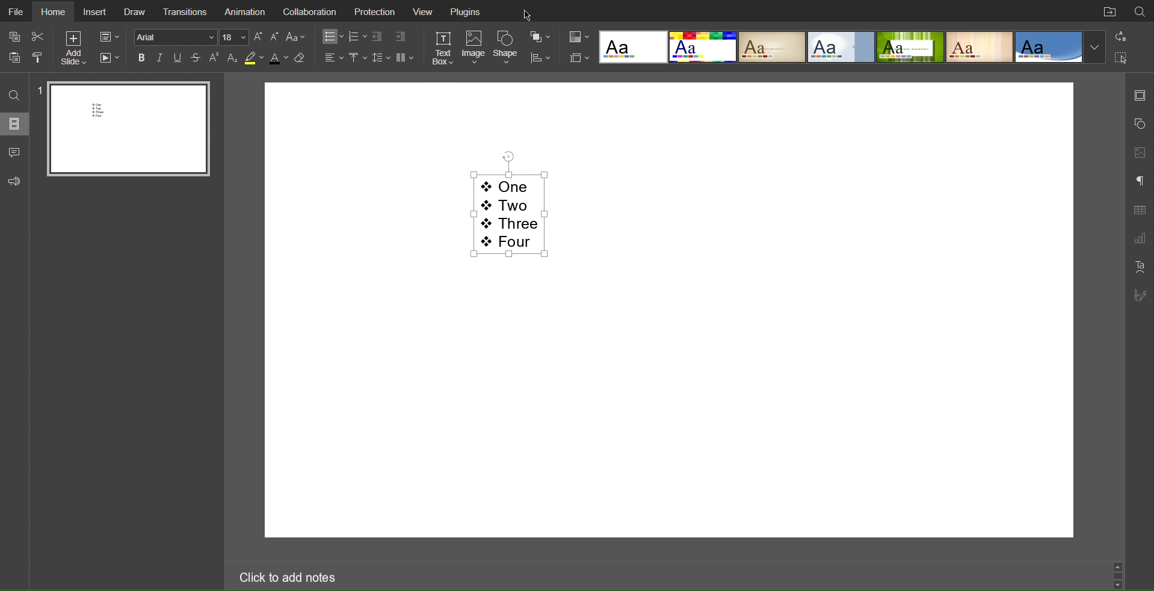  I want to click on Cut Copy Paste Options, so click(28, 48).